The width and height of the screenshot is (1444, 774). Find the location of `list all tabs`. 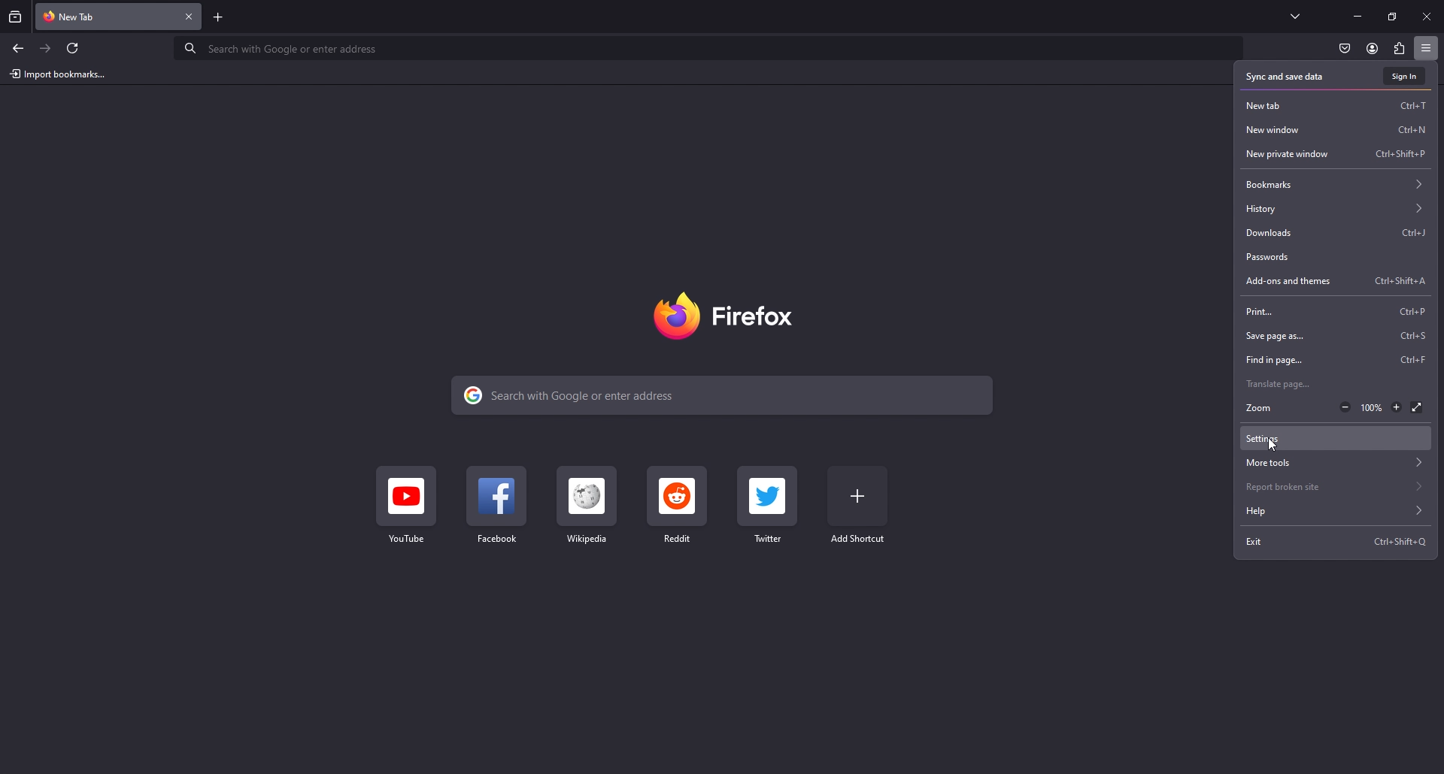

list all tabs is located at coordinates (1295, 14).